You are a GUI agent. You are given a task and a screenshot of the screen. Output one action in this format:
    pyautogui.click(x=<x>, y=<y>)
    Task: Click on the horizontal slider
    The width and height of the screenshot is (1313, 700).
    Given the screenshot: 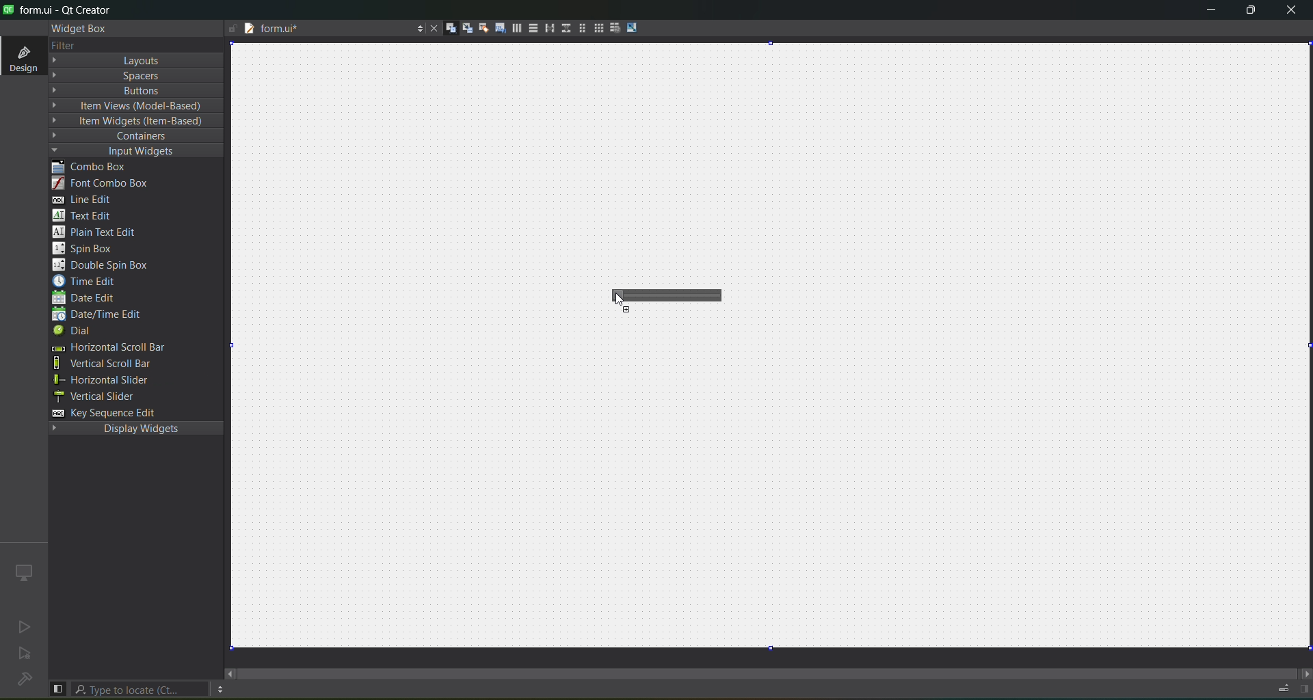 What is the action you would take?
    pyautogui.click(x=107, y=381)
    